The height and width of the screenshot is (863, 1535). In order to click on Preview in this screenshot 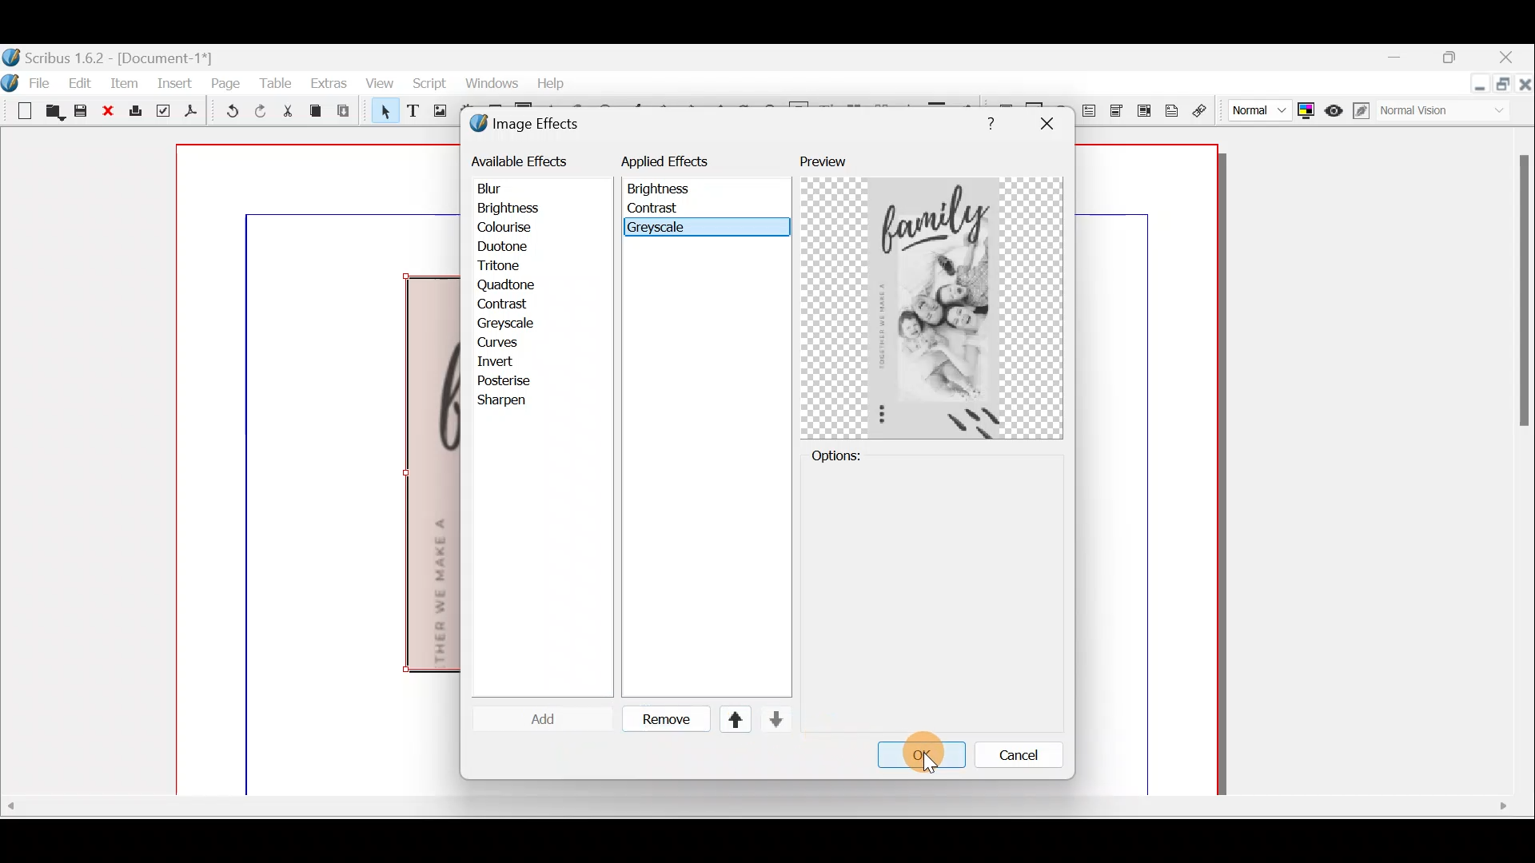, I will do `click(934, 306)`.